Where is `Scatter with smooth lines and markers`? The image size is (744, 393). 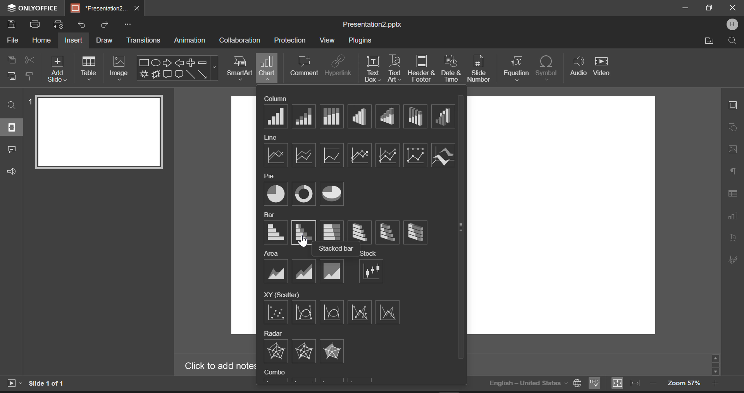 Scatter with smooth lines and markers is located at coordinates (304, 313).